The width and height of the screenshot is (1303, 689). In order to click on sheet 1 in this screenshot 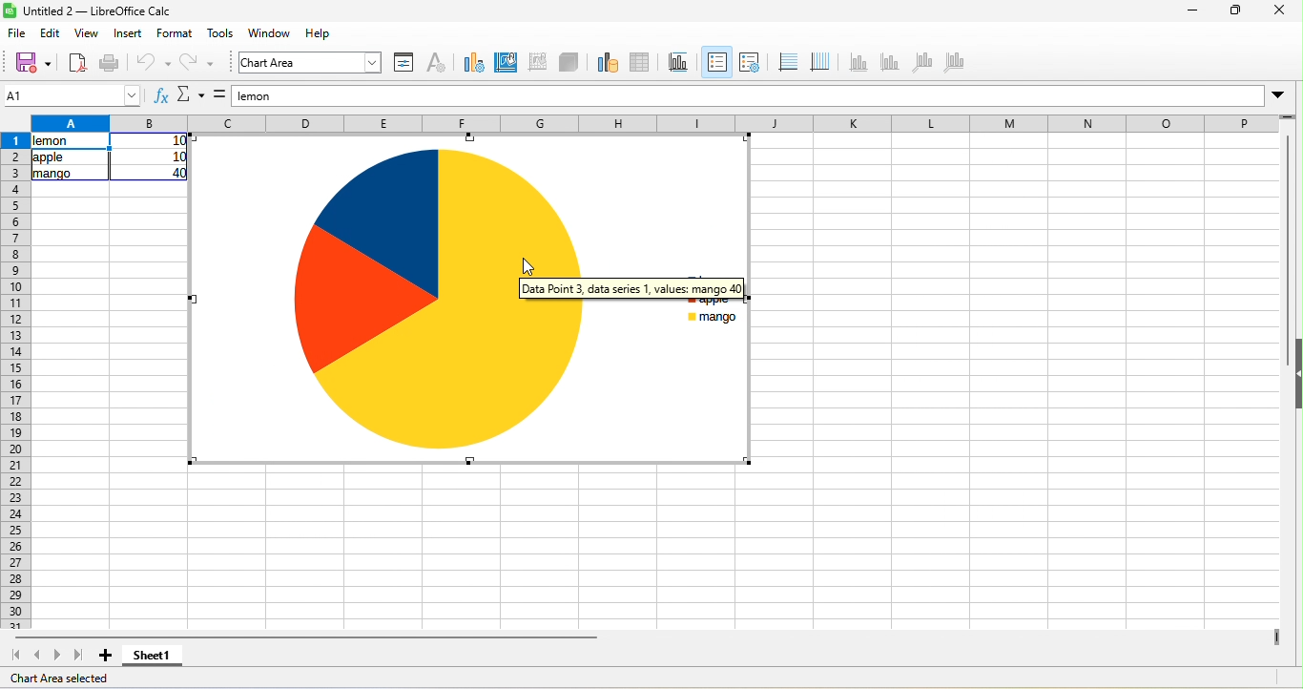, I will do `click(156, 657)`.